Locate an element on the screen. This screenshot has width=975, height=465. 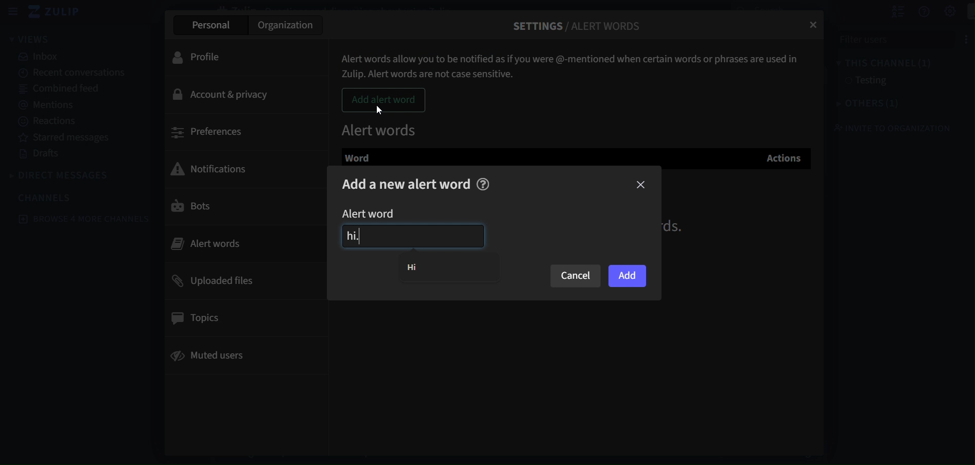
add a new alert word is located at coordinates (407, 184).